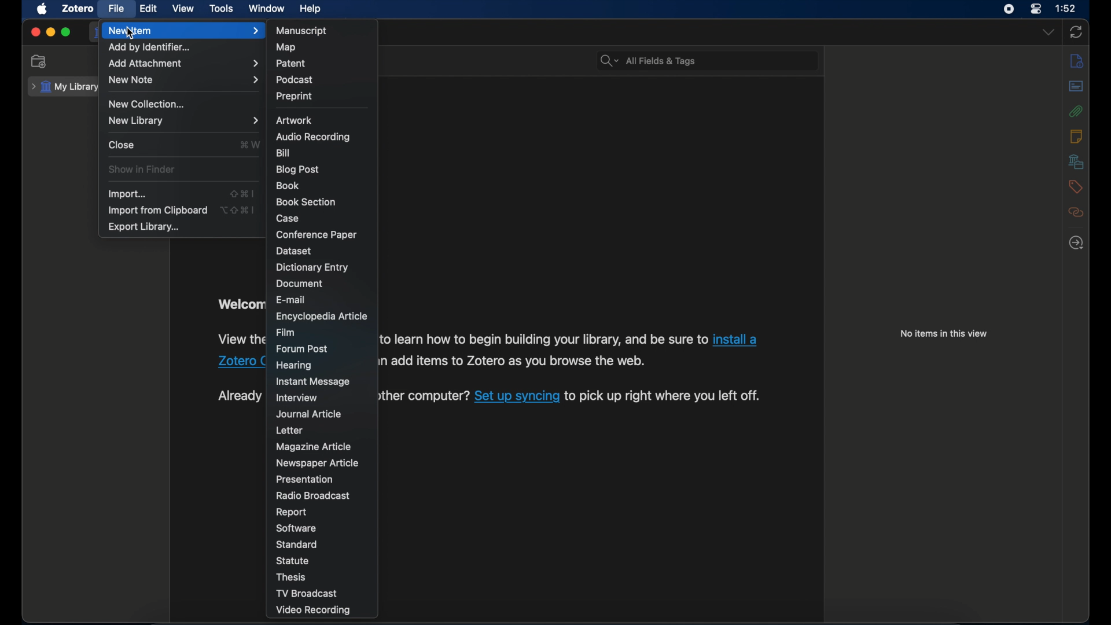 The width and height of the screenshot is (1111, 625). Describe the element at coordinates (295, 120) in the screenshot. I see `artwork` at that location.